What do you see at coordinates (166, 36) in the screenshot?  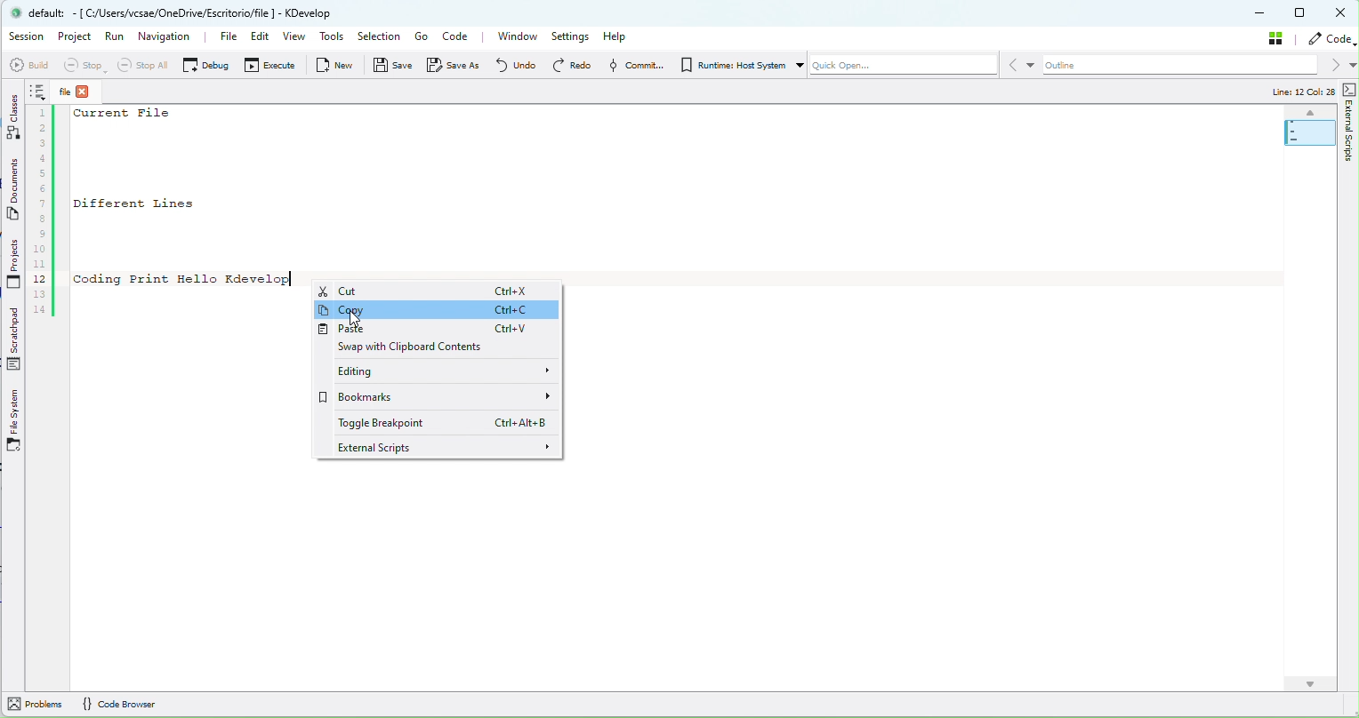 I see `navigation` at bounding box center [166, 36].